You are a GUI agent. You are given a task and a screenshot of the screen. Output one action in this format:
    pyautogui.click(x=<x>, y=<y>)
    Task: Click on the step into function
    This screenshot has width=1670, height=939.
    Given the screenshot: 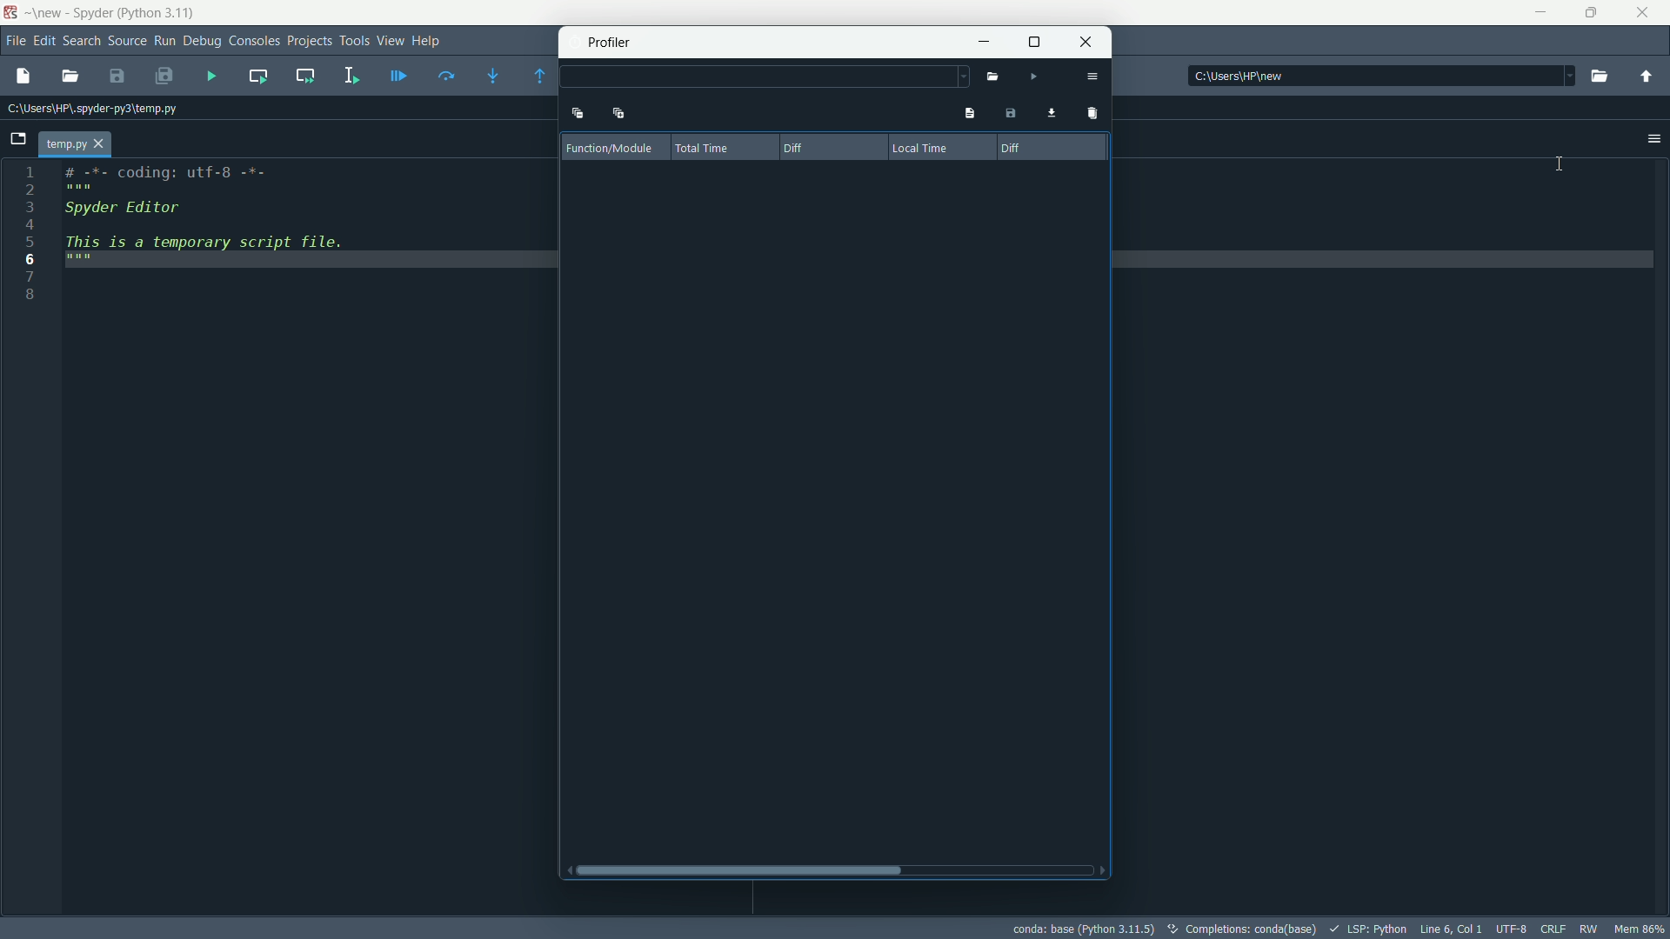 What is the action you would take?
    pyautogui.click(x=494, y=77)
    